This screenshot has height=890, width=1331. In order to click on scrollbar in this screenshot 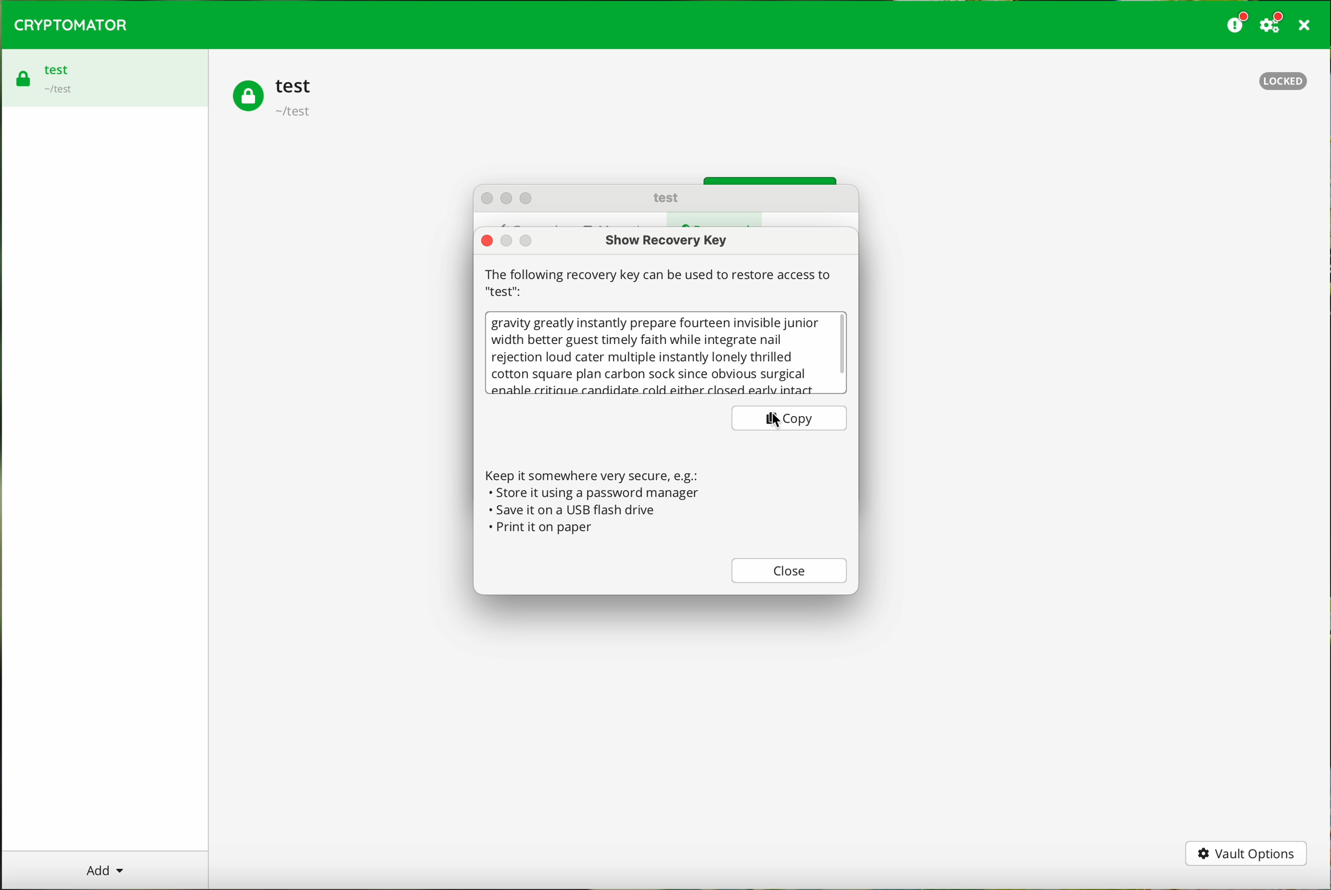, I will do `click(843, 352)`.